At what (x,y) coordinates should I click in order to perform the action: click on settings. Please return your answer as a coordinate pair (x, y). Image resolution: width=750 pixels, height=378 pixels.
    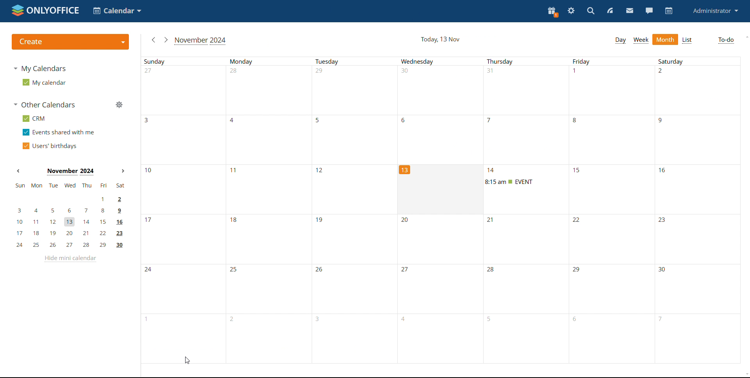
    Looking at the image, I should click on (571, 11).